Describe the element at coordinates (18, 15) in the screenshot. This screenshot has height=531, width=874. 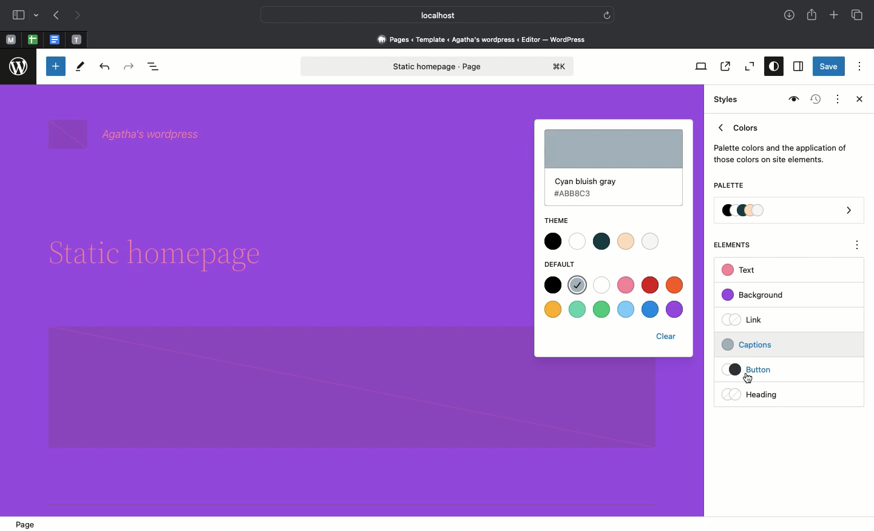
I see `Sidebar` at that location.